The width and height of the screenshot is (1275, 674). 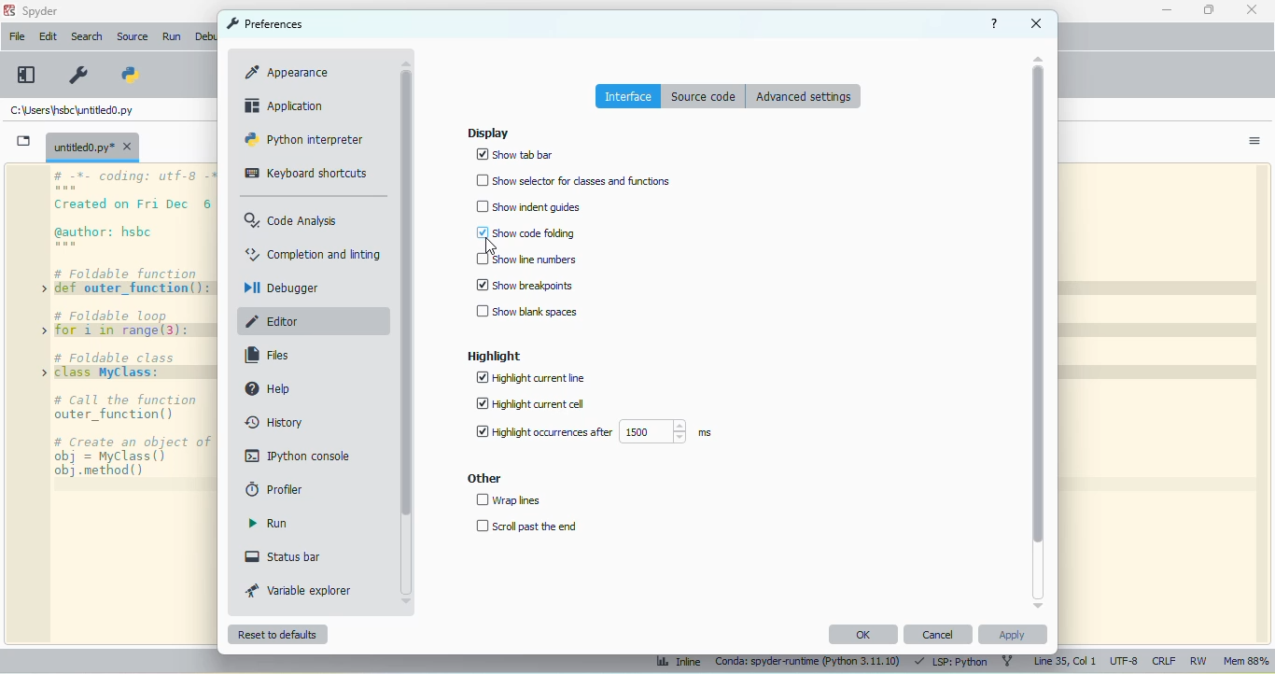 I want to click on source, so click(x=132, y=36).